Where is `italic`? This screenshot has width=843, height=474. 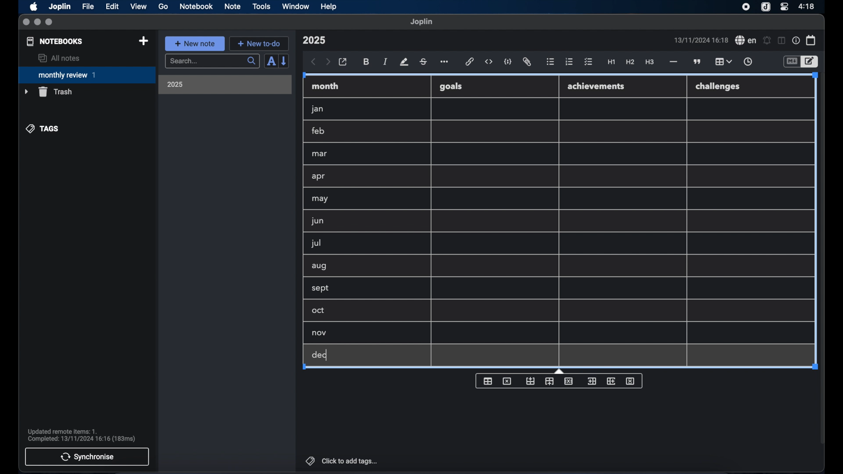 italic is located at coordinates (385, 61).